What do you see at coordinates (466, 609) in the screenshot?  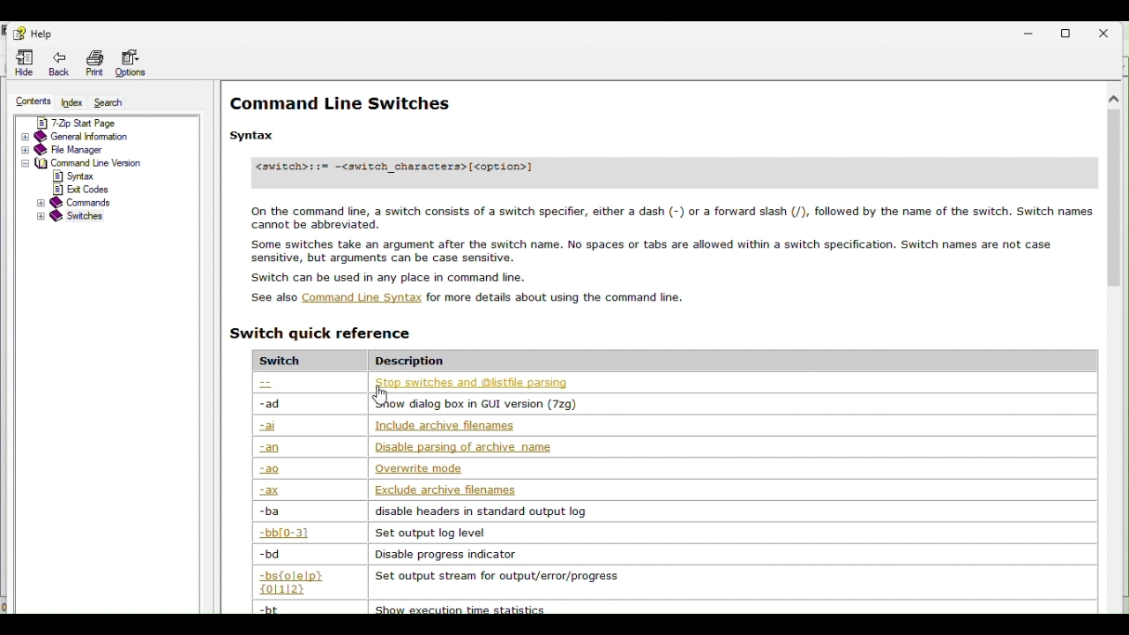 I see `| chow guacatinn time gratiatica` at bounding box center [466, 609].